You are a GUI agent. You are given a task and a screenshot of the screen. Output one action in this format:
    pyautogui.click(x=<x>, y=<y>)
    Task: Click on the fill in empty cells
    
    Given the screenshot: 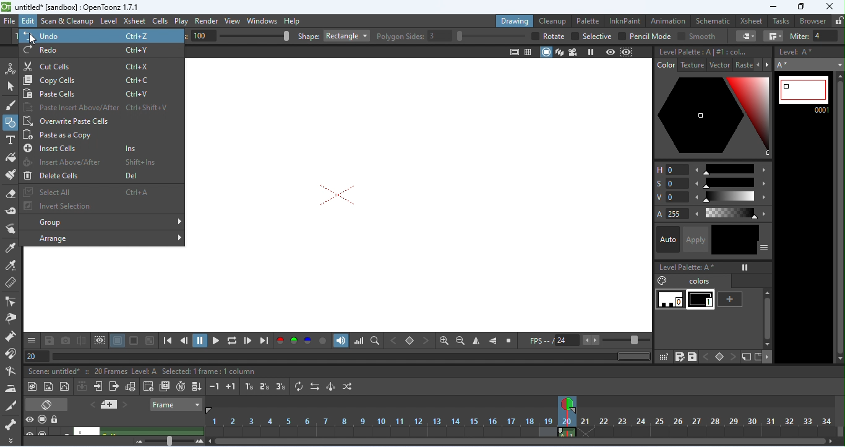 What is the action you would take?
    pyautogui.click(x=197, y=387)
    